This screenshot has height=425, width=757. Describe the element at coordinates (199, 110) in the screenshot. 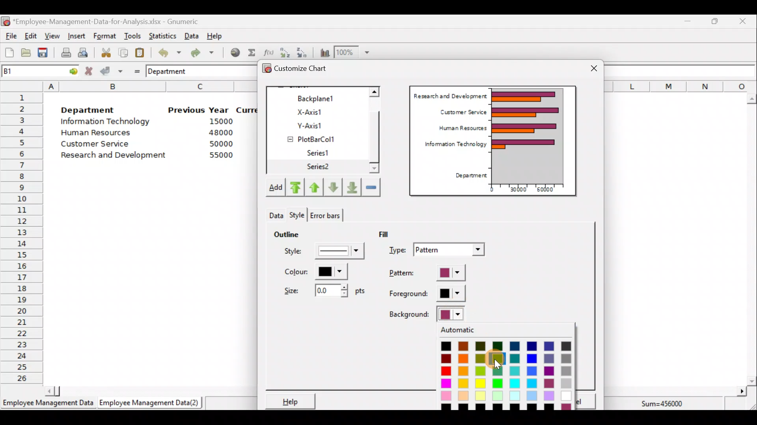

I see `Previous Year` at that location.